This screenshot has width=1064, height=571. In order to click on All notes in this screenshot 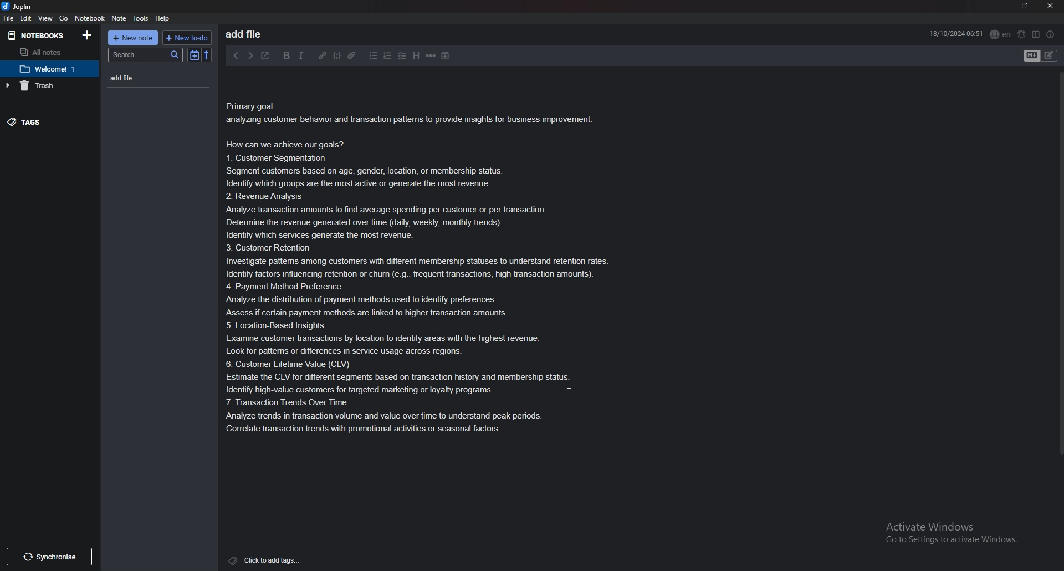, I will do `click(46, 53)`.